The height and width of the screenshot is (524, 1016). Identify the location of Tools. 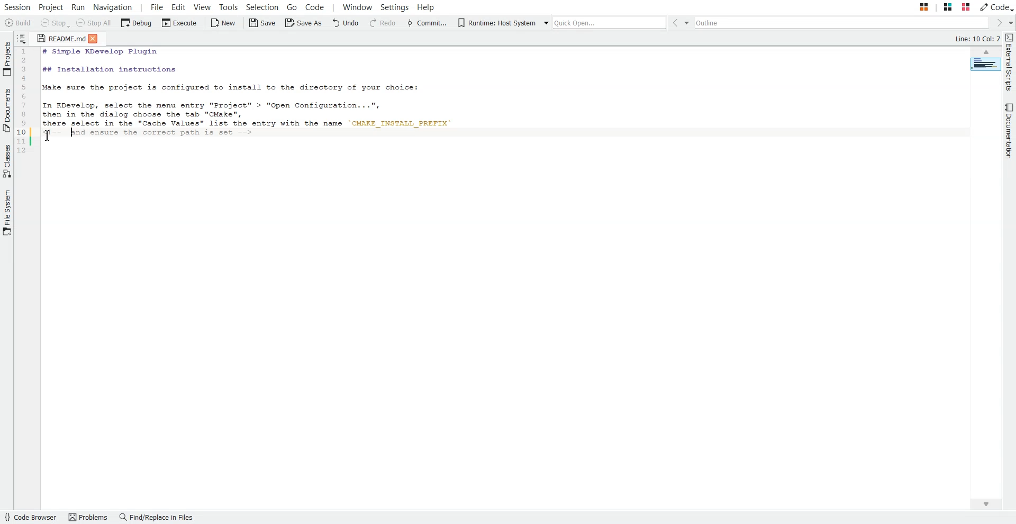
(229, 6).